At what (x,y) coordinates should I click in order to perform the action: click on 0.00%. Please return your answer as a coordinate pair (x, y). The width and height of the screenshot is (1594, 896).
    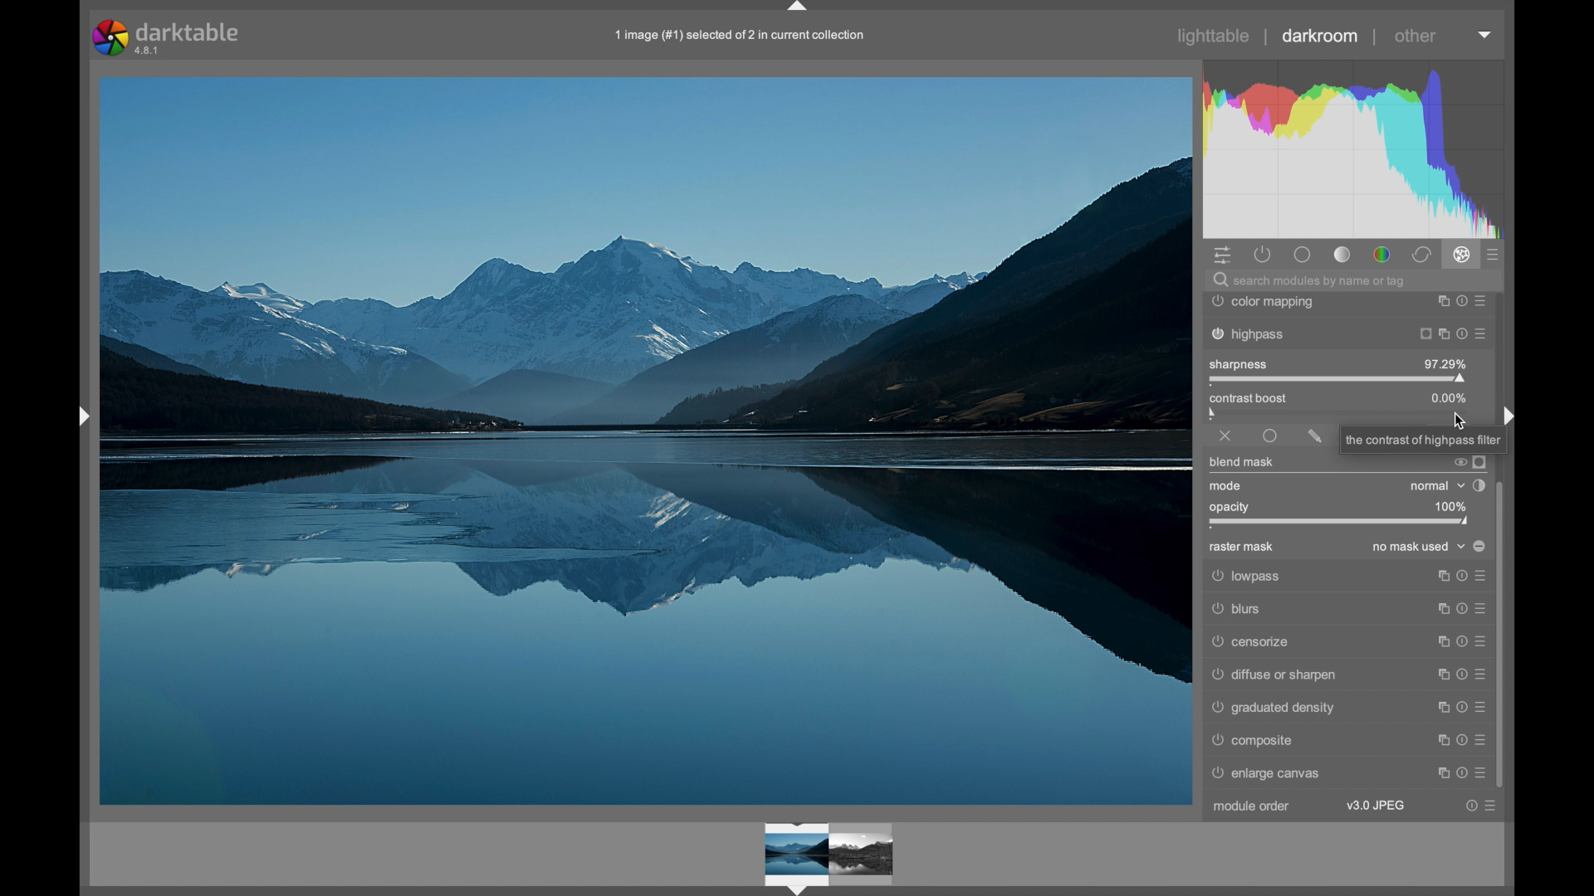
    Looking at the image, I should click on (1448, 397).